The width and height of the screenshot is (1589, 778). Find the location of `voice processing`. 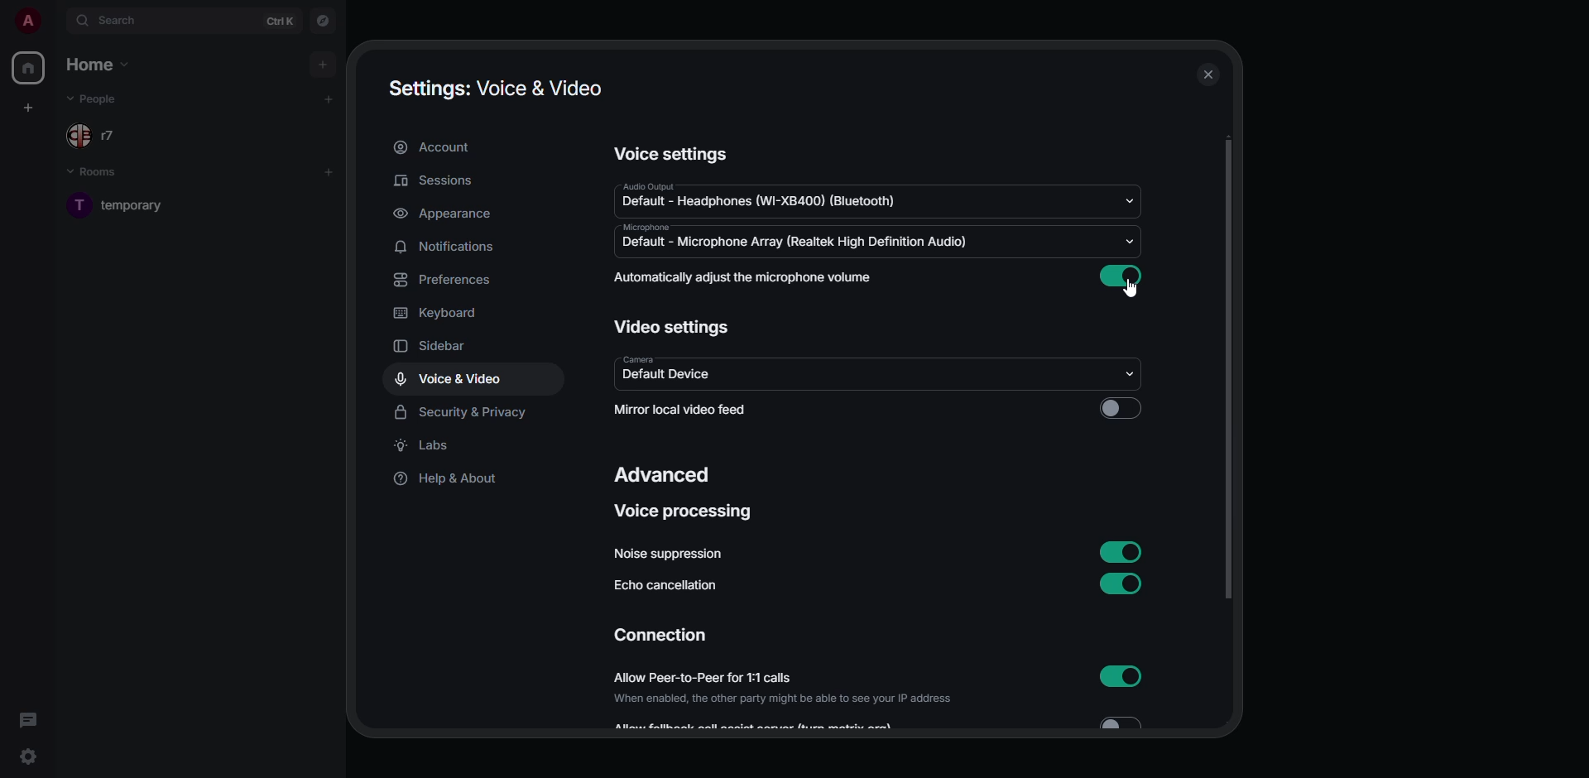

voice processing is located at coordinates (685, 511).